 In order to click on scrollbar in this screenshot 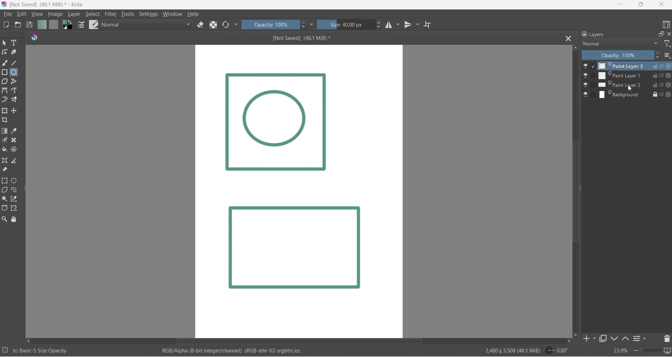, I will do `click(361, 342)`.